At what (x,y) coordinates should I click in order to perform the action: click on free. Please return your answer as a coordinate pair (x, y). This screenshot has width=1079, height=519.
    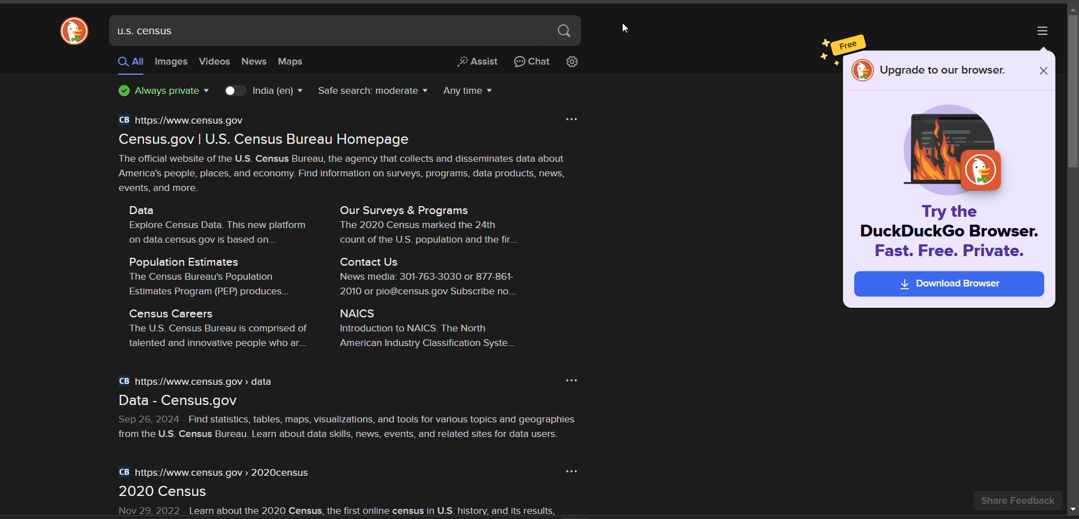
    Looking at the image, I should click on (850, 44).